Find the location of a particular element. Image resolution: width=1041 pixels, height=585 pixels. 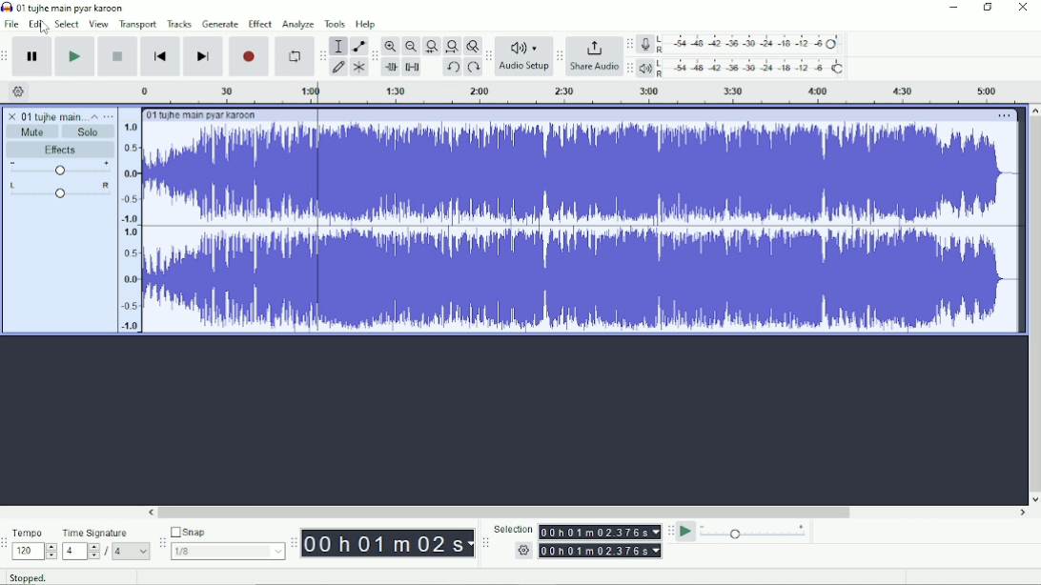

Time signature is located at coordinates (107, 542).